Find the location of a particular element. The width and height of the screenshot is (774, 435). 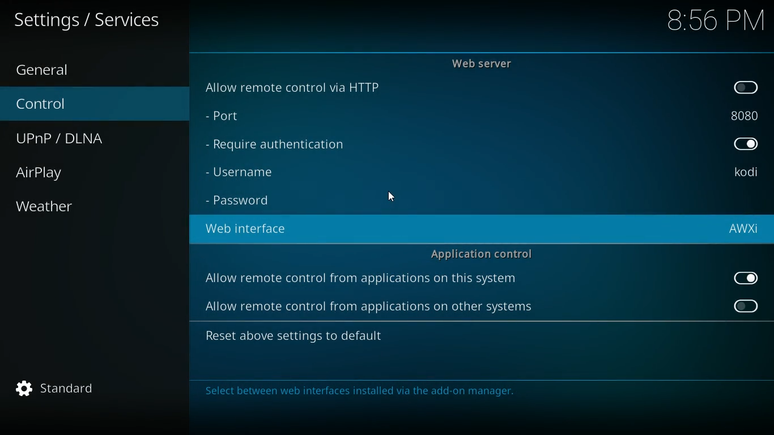

control is located at coordinates (54, 105).